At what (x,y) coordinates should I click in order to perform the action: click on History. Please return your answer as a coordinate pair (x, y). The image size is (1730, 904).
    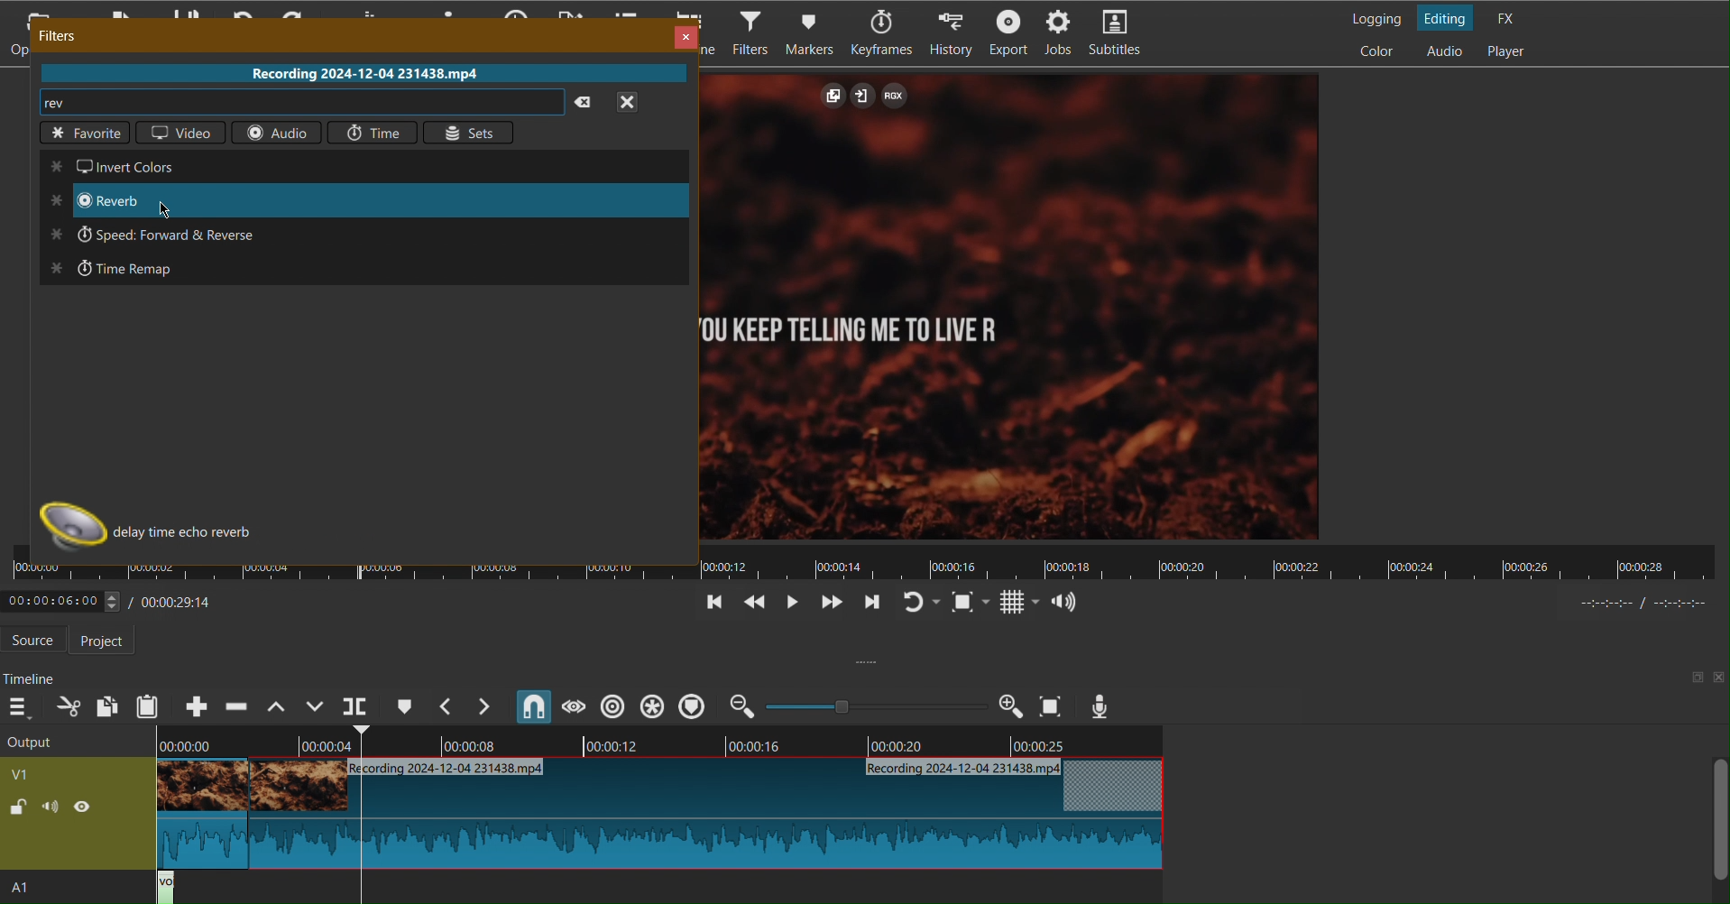
    Looking at the image, I should click on (952, 32).